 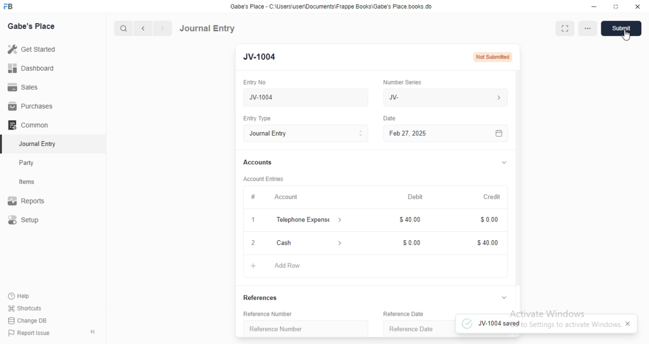 I want to click on More options, so click(x=586, y=28).